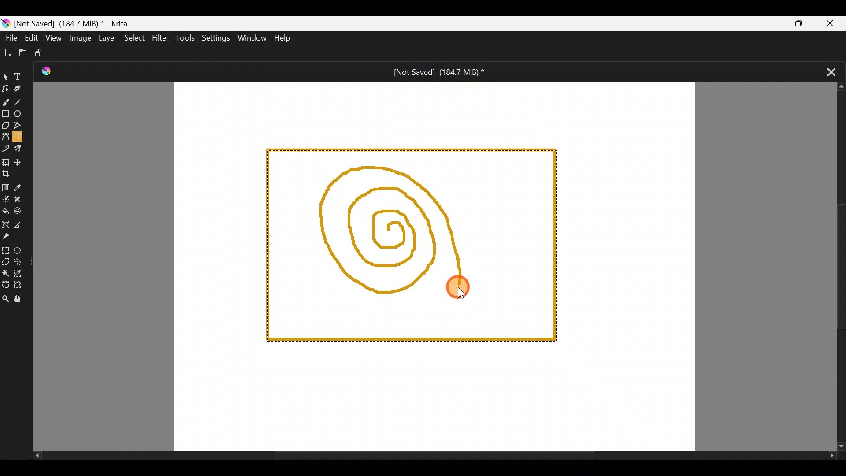  I want to click on Magnetic curve selection tool, so click(20, 286).